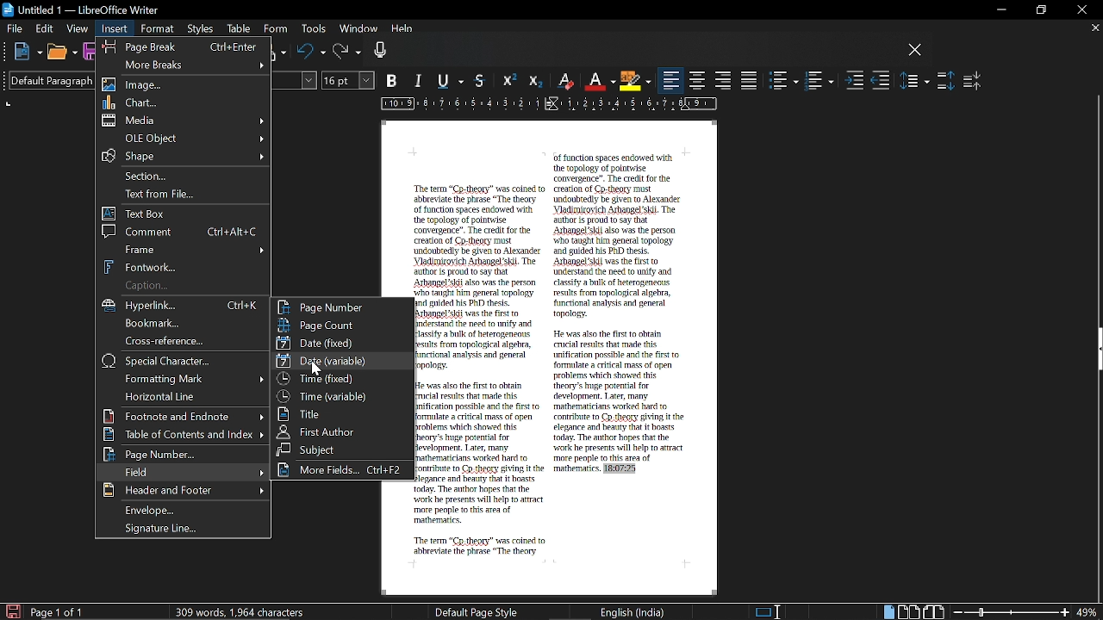 This screenshot has height=620, width=1103. I want to click on Single page view, so click(888, 612).